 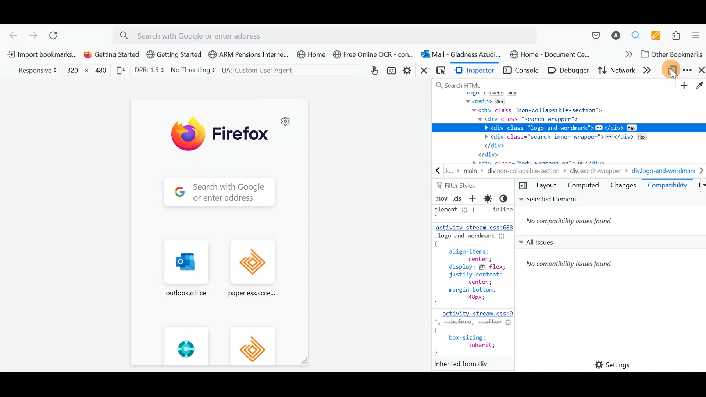 What do you see at coordinates (678, 35) in the screenshot?
I see `Extensions` at bounding box center [678, 35].